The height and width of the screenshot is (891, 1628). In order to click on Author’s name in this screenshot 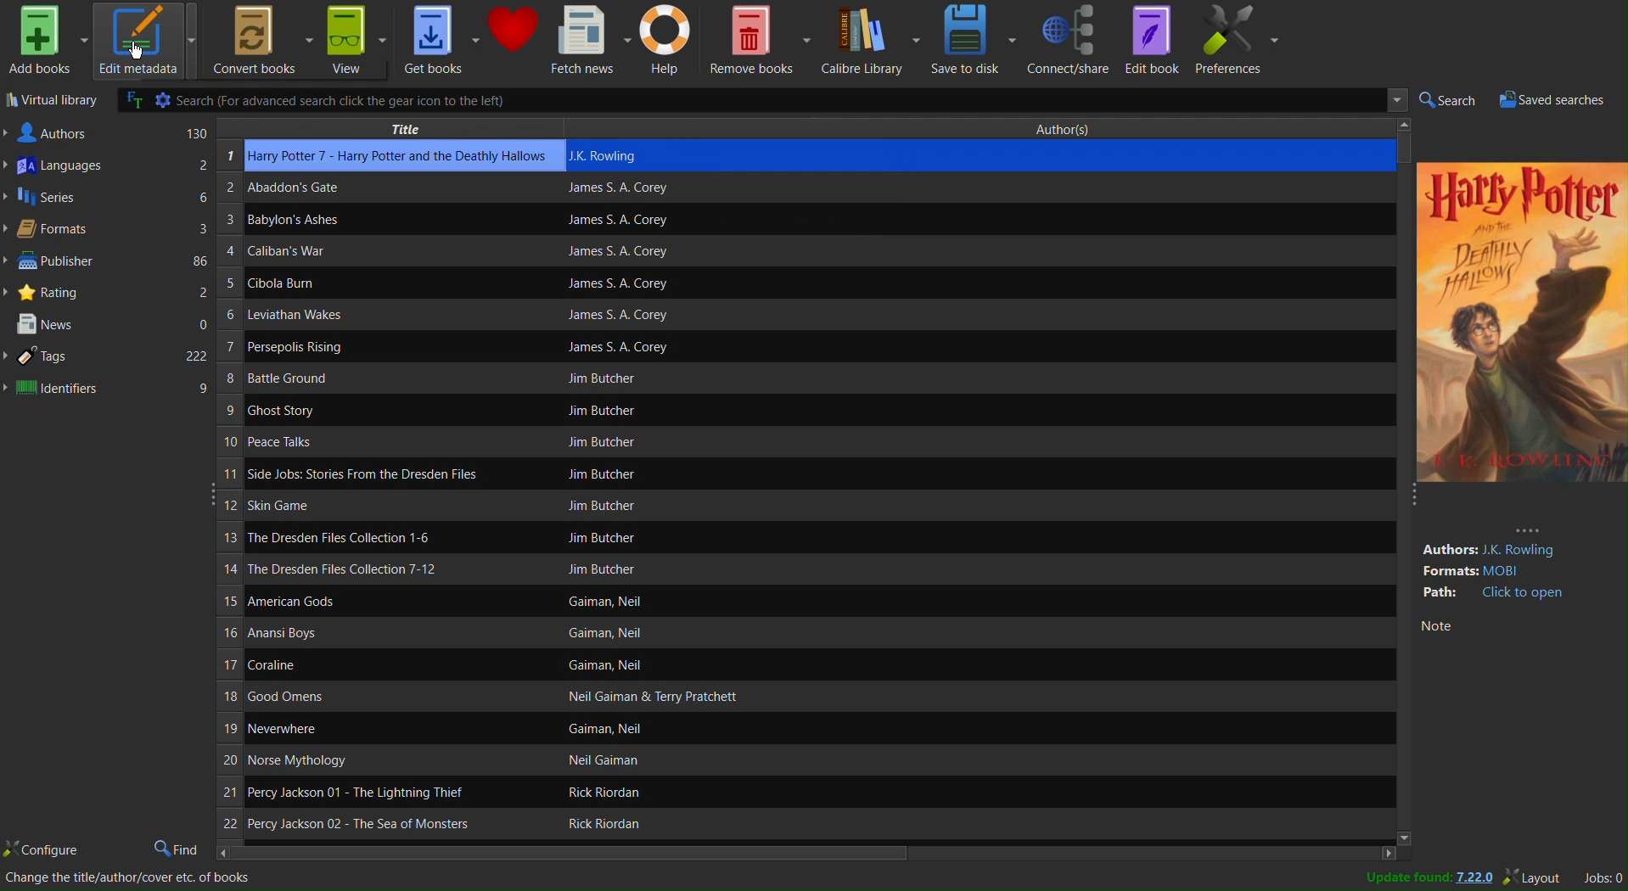, I will do `click(826, 283)`.